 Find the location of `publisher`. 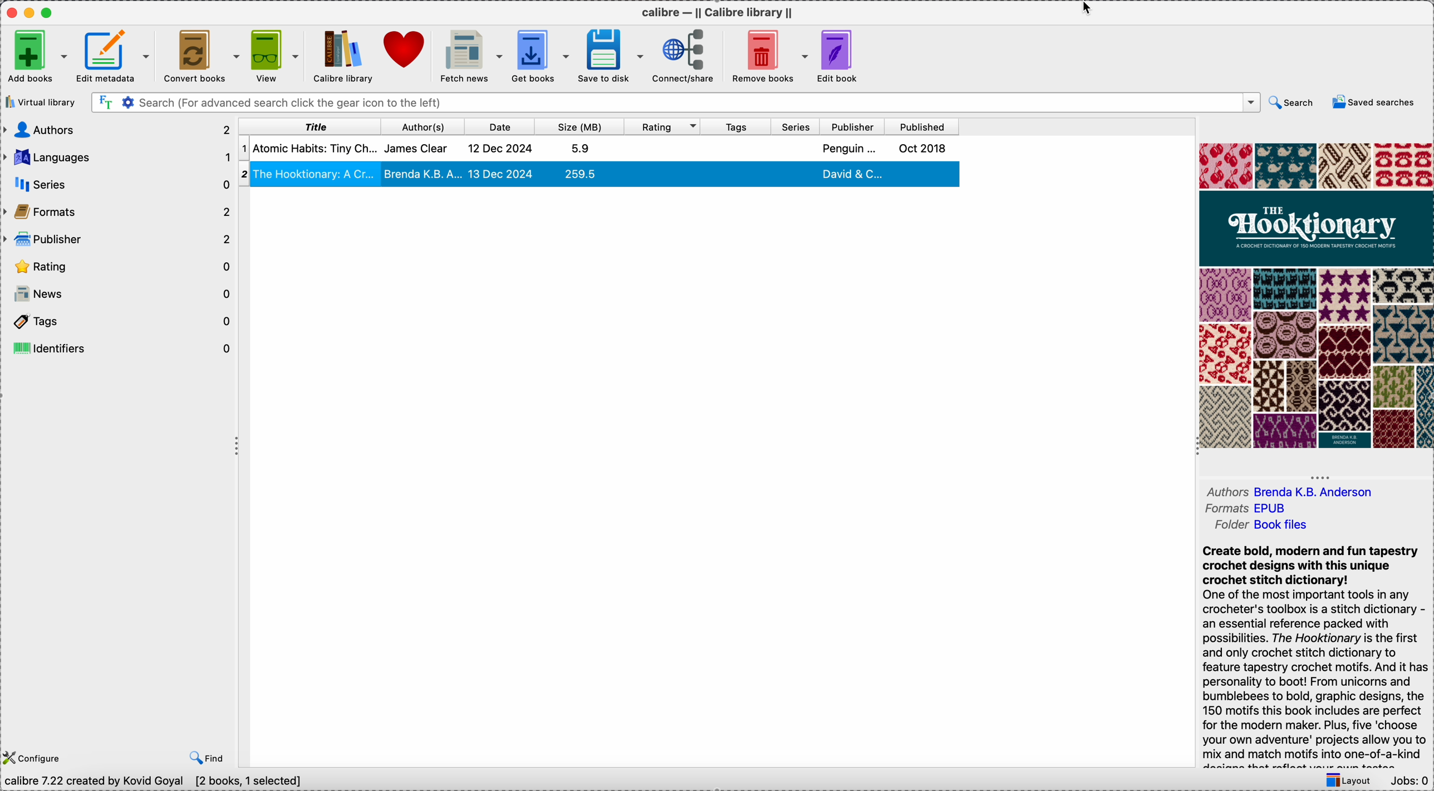

publisher is located at coordinates (851, 126).